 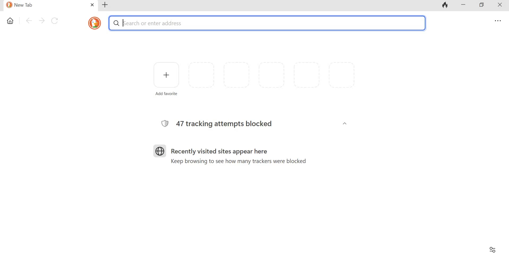 I want to click on 47 tracking attempts blocked, so click(x=226, y=124).